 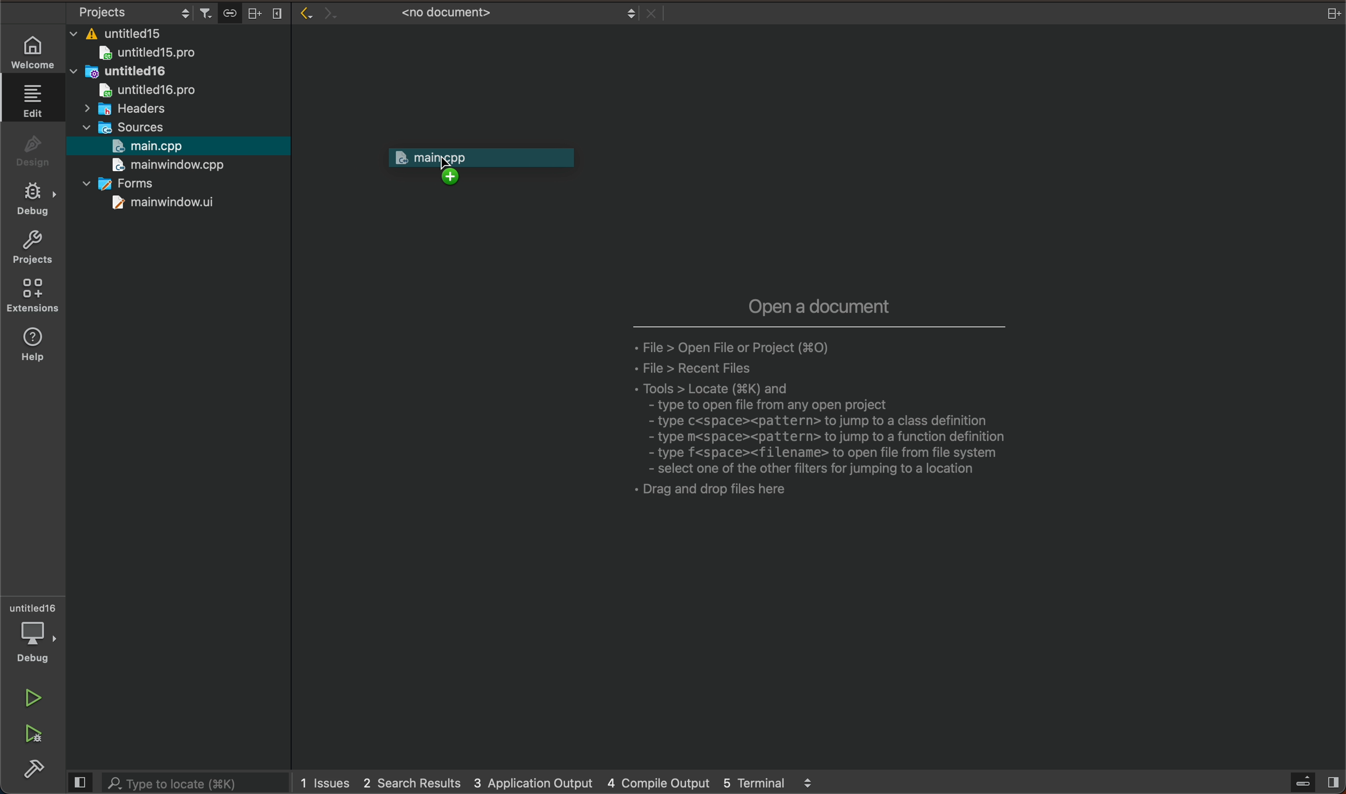 I want to click on sources, so click(x=133, y=126).